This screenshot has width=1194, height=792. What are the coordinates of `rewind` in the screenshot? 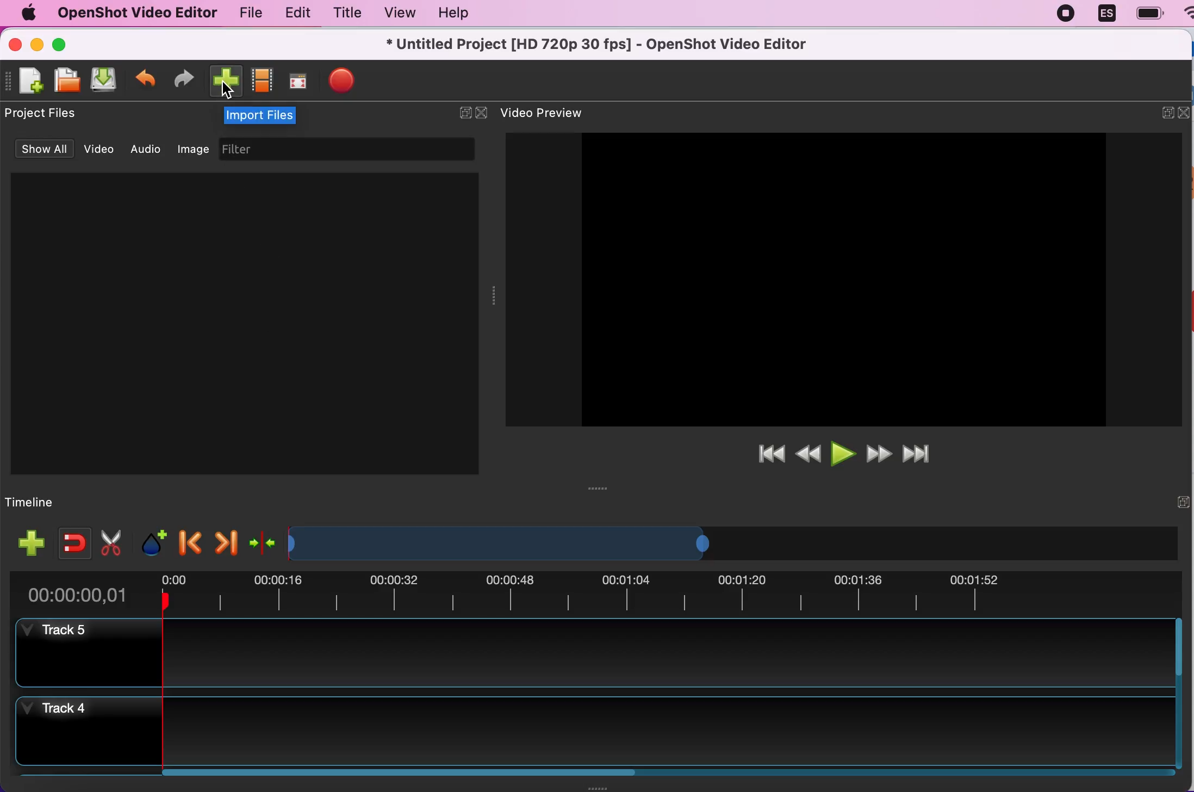 It's located at (808, 453).